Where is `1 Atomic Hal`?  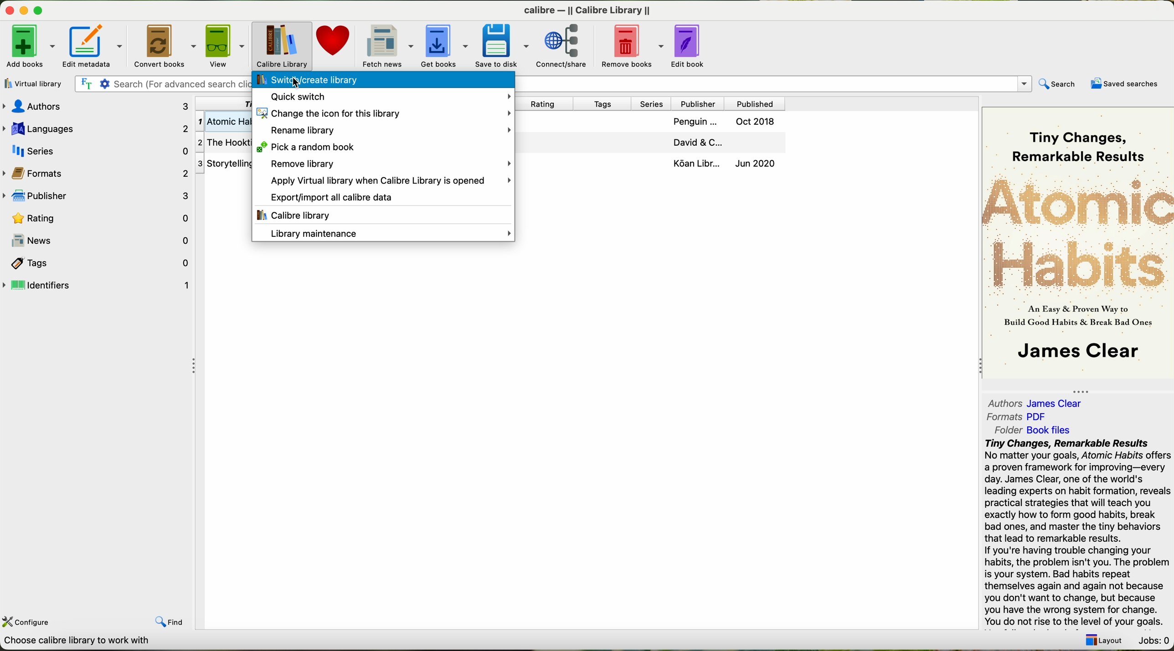
1 Atomic Hal is located at coordinates (224, 120).